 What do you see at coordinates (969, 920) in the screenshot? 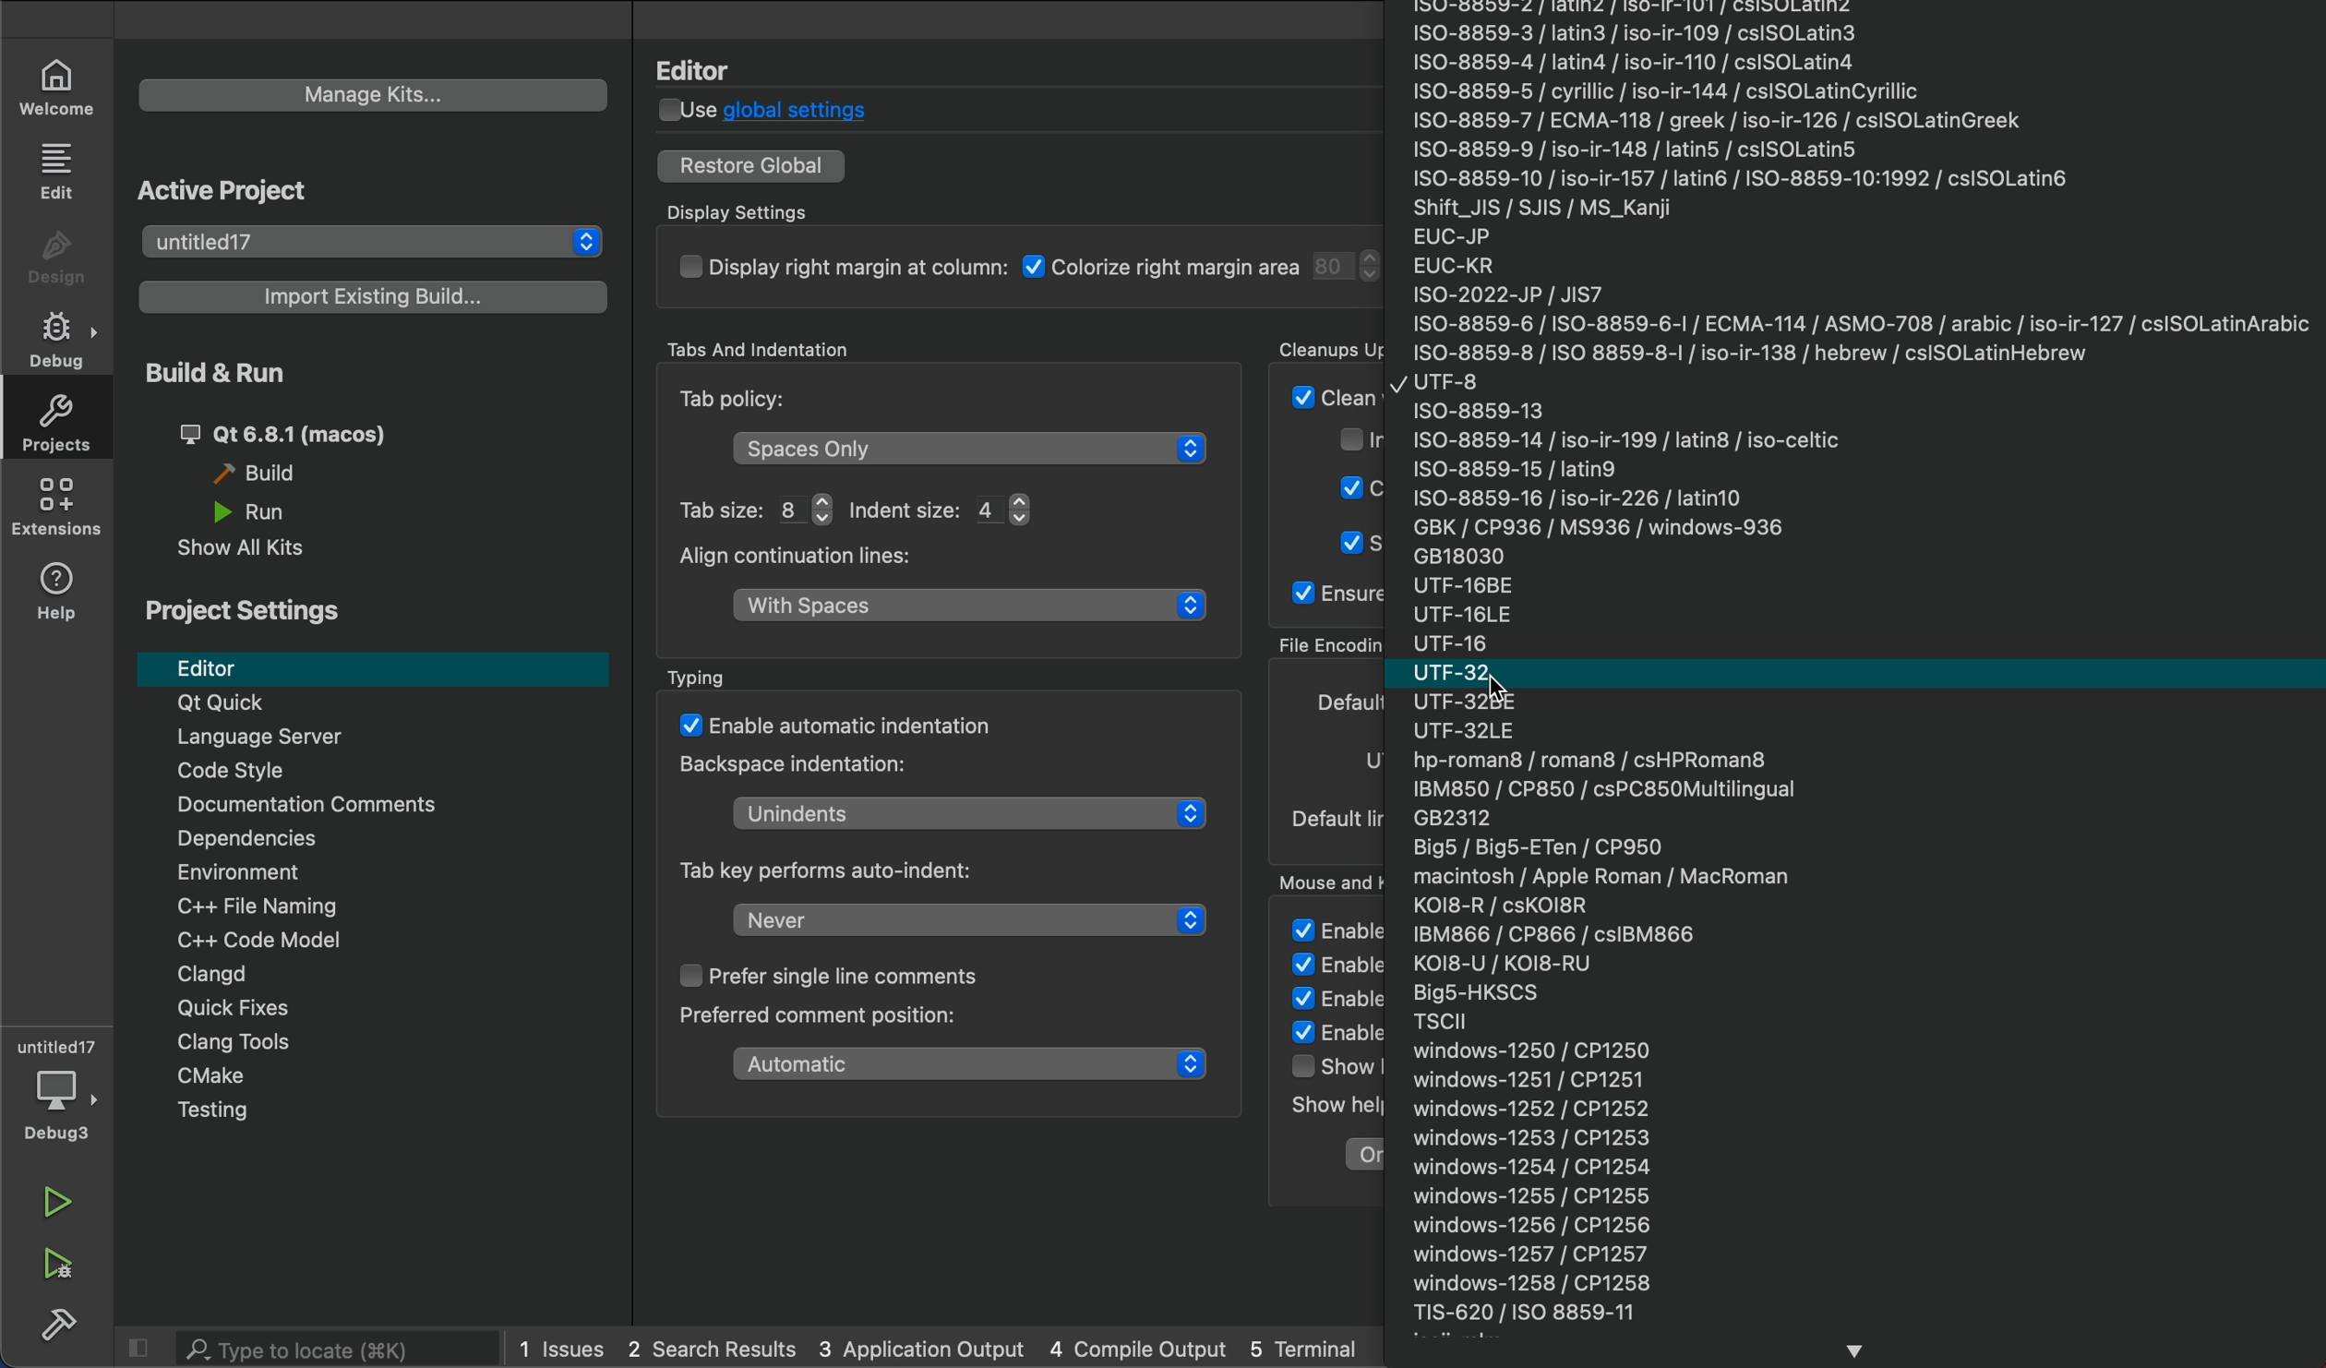
I see `tab key auto indent` at bounding box center [969, 920].